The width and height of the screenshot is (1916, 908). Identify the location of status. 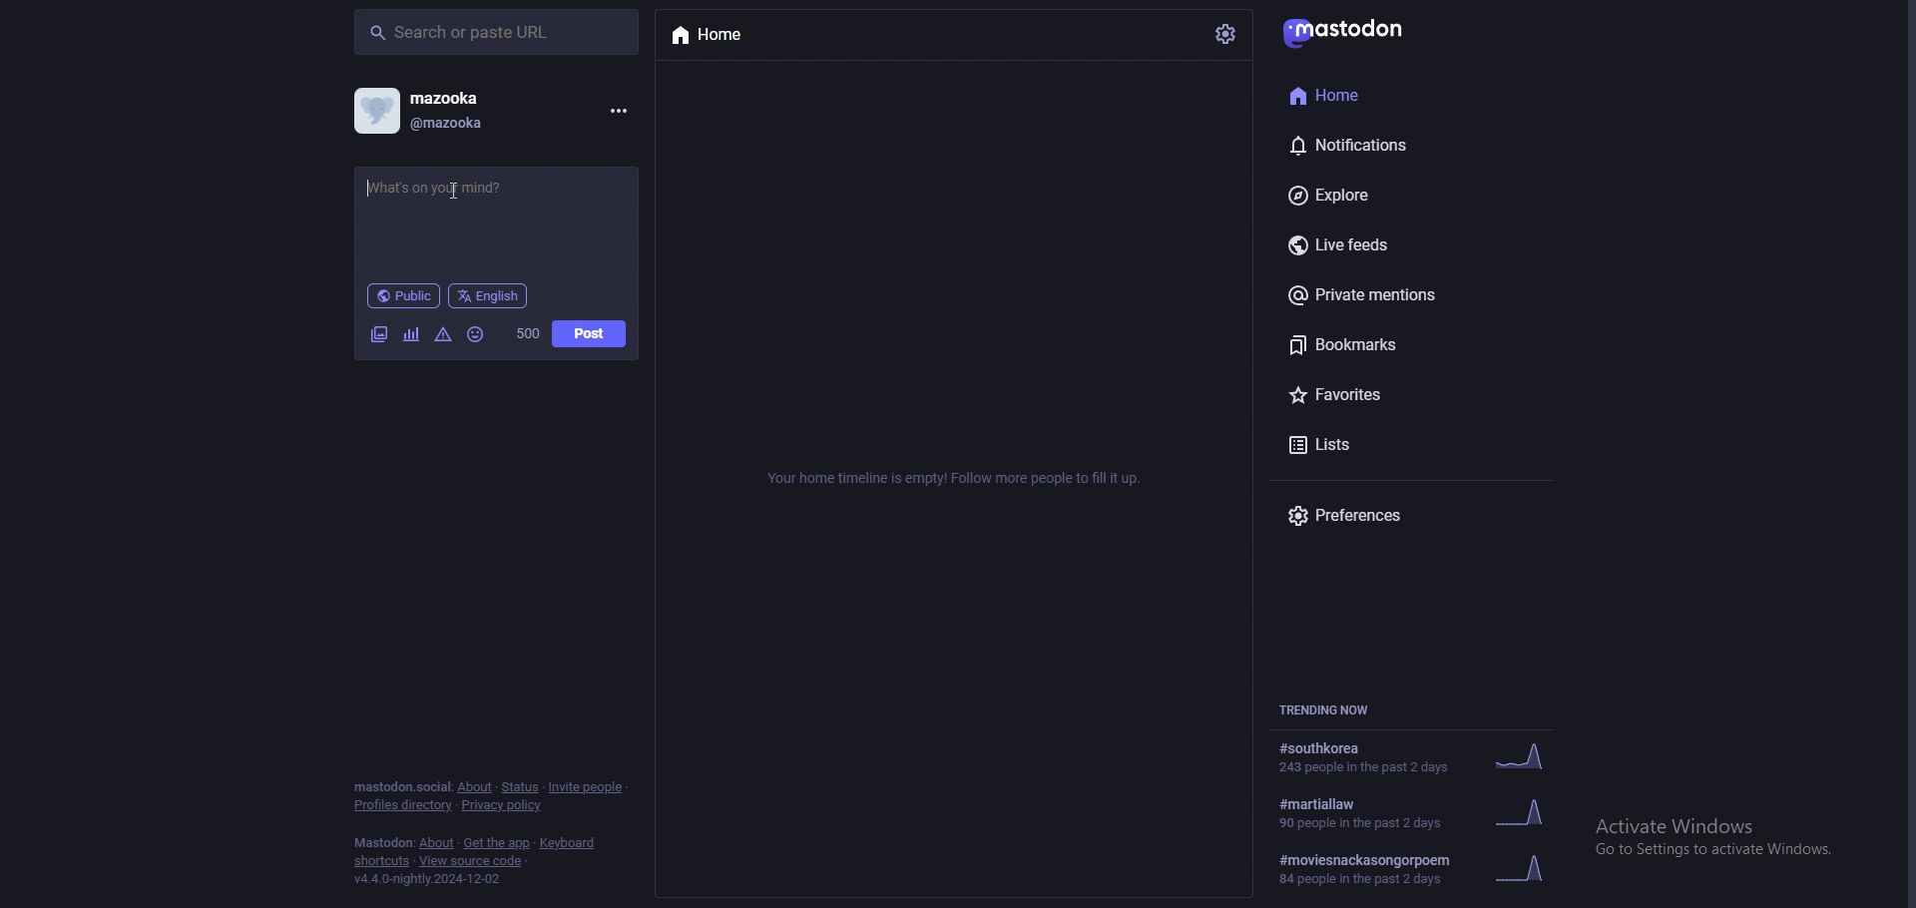
(520, 787).